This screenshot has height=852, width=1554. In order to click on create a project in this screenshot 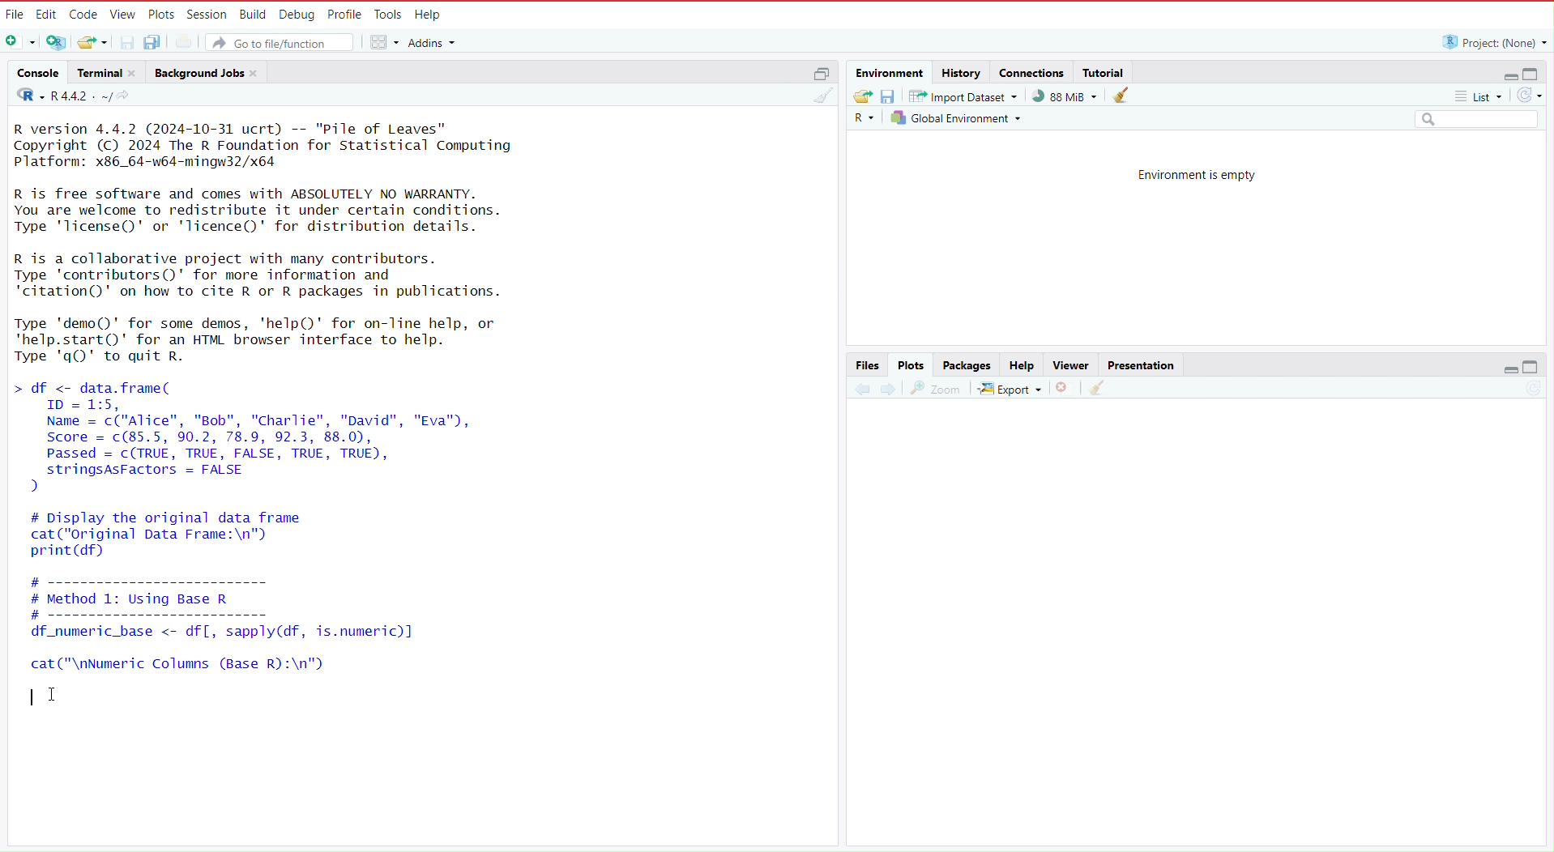, I will do `click(57, 40)`.